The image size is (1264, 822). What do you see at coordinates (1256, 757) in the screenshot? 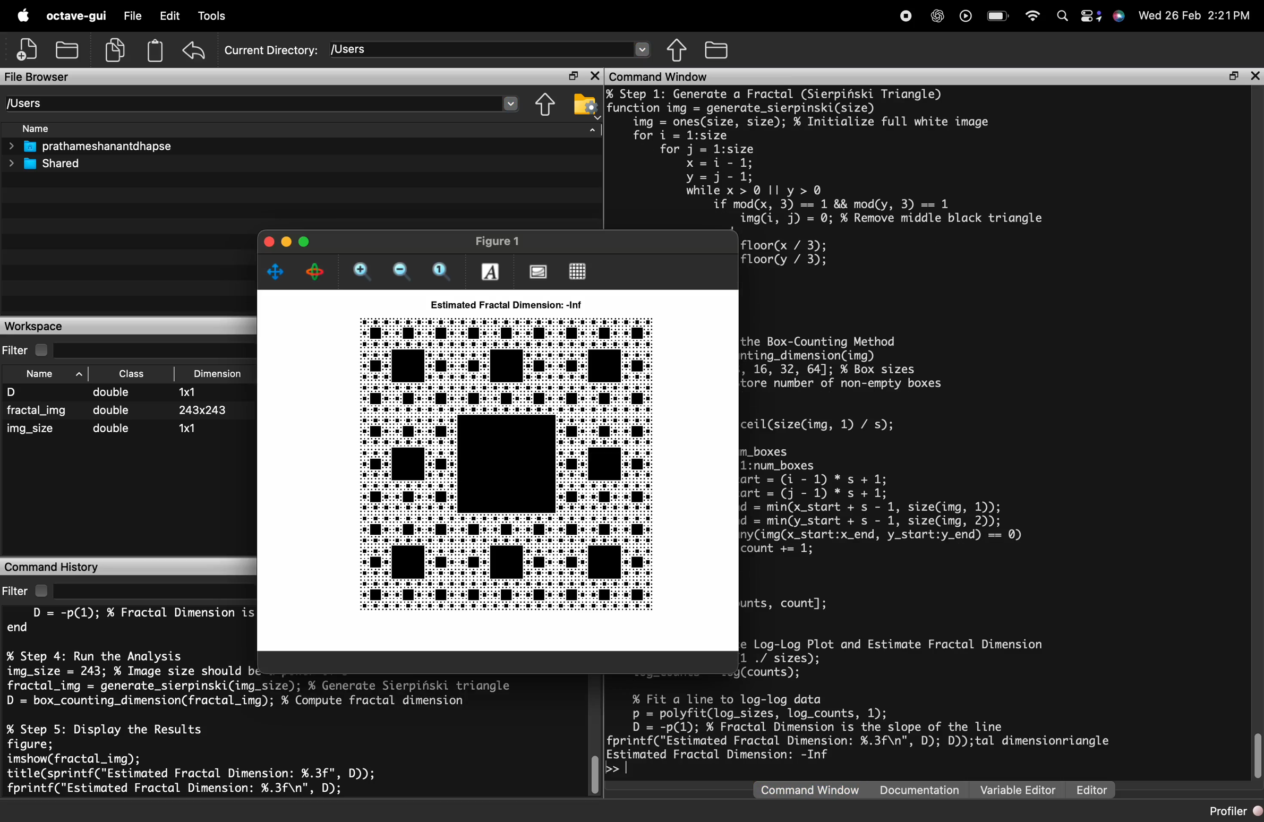
I see `scroll bar` at bounding box center [1256, 757].